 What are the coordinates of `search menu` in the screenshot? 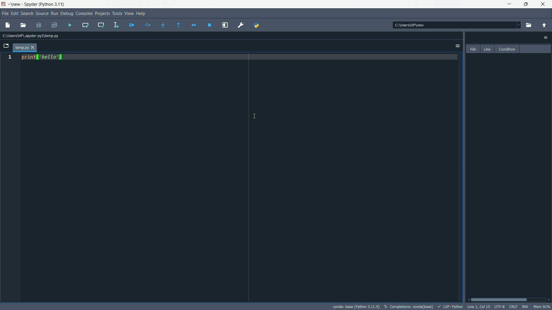 It's located at (26, 14).